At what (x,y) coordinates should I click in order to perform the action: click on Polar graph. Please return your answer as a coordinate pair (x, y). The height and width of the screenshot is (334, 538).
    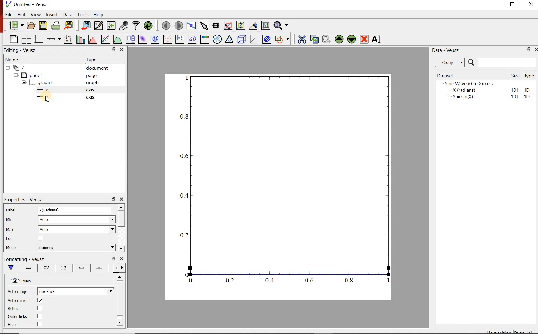
    Looking at the image, I should click on (218, 39).